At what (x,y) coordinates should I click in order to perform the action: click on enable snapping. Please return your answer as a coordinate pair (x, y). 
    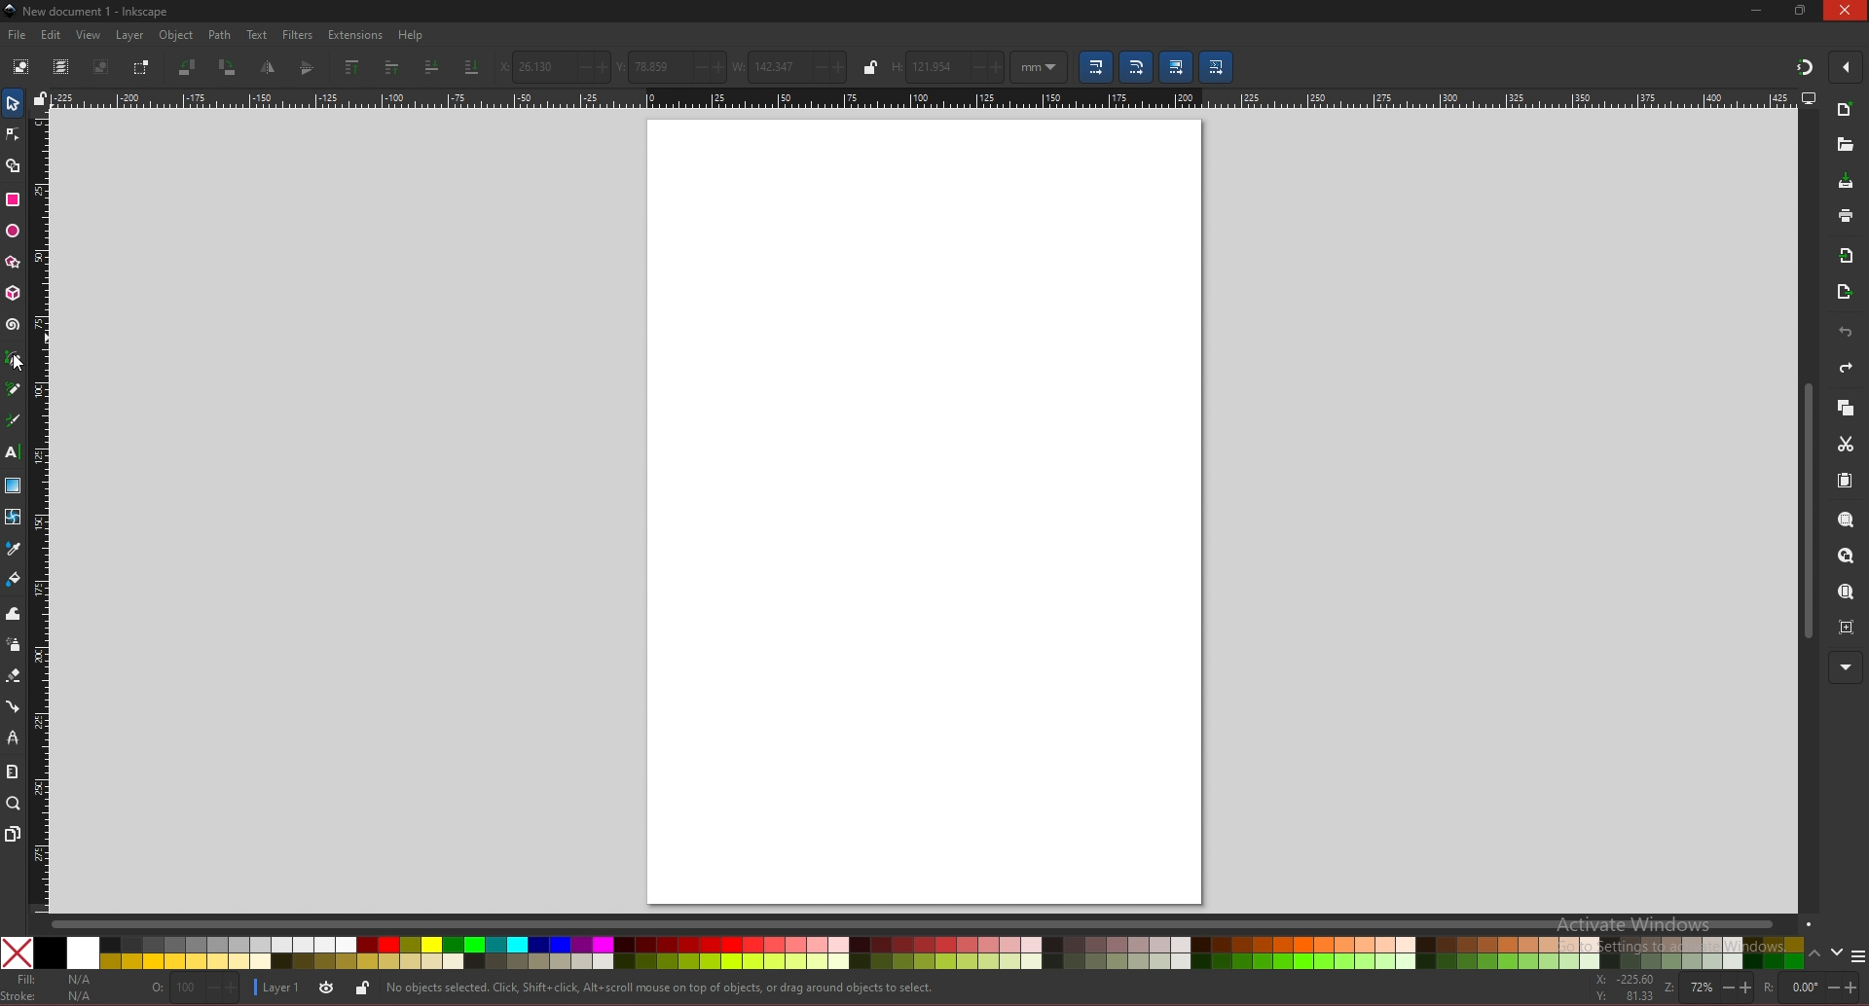
    Looking at the image, I should click on (1846, 67).